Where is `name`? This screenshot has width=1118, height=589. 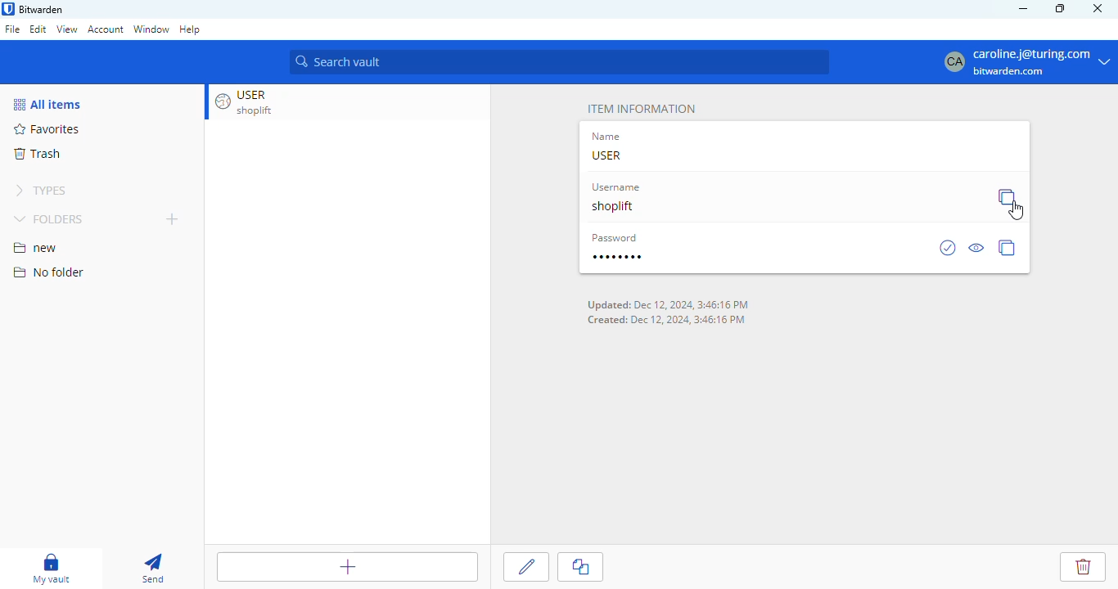 name is located at coordinates (607, 137).